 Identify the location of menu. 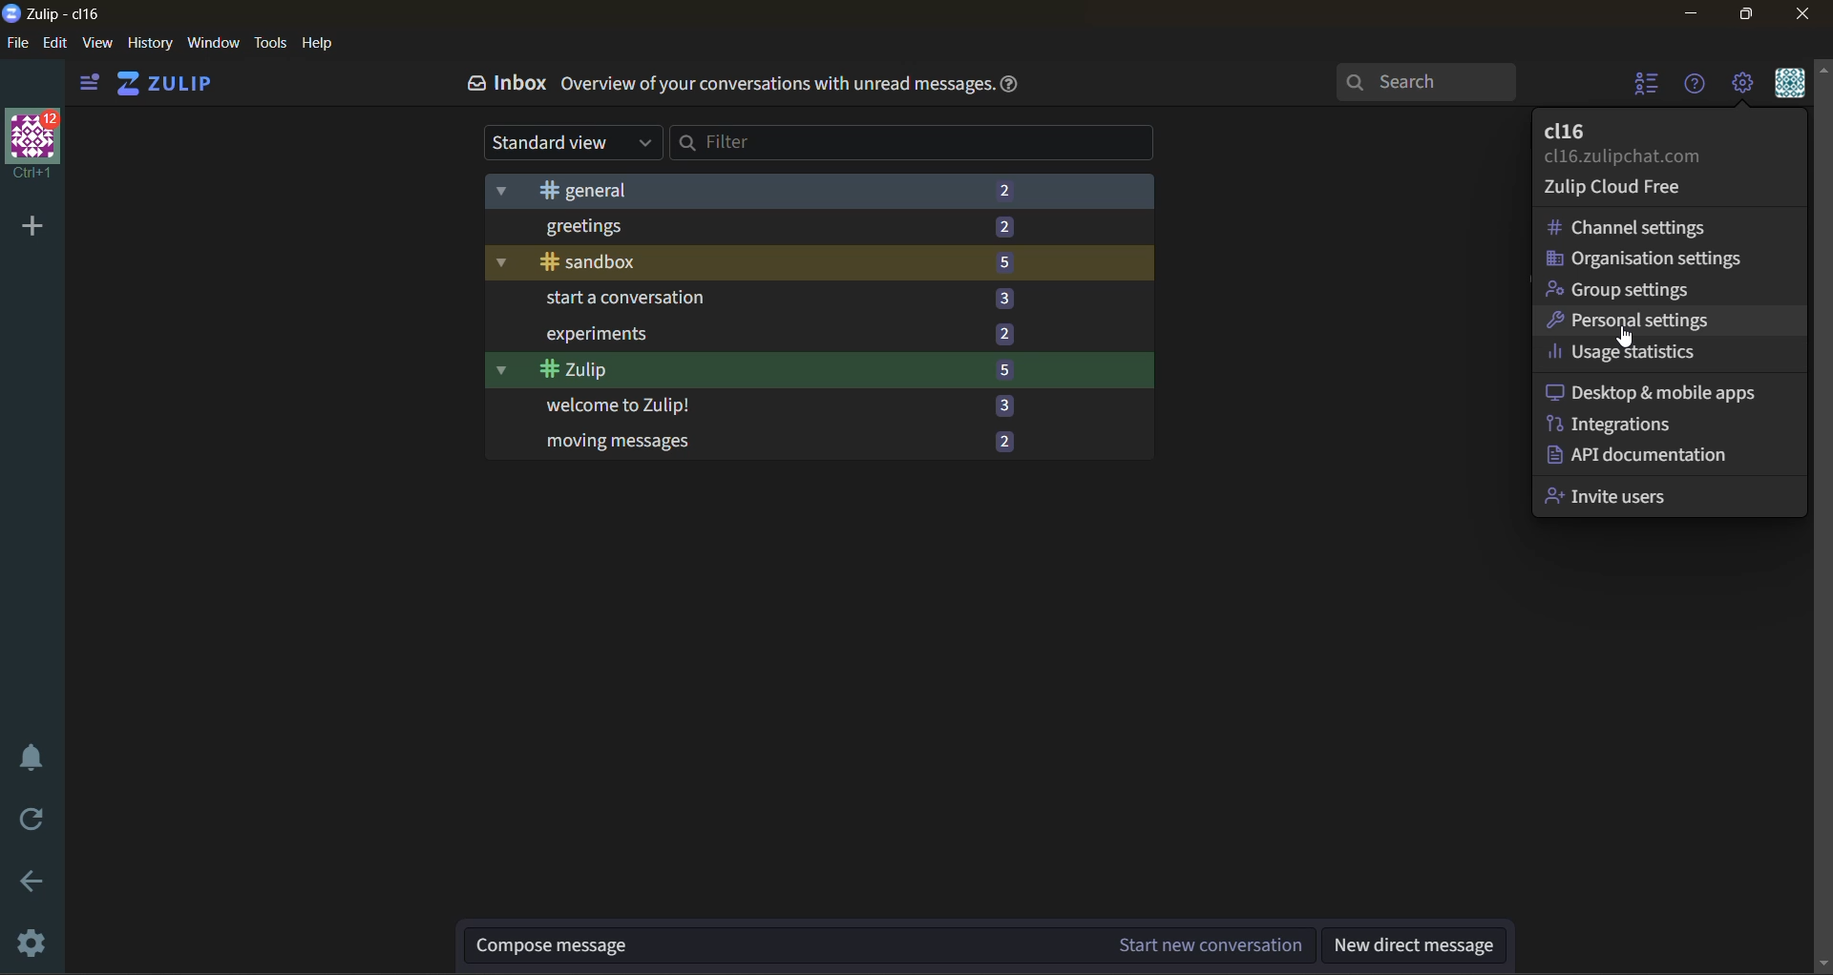
(1790, 87).